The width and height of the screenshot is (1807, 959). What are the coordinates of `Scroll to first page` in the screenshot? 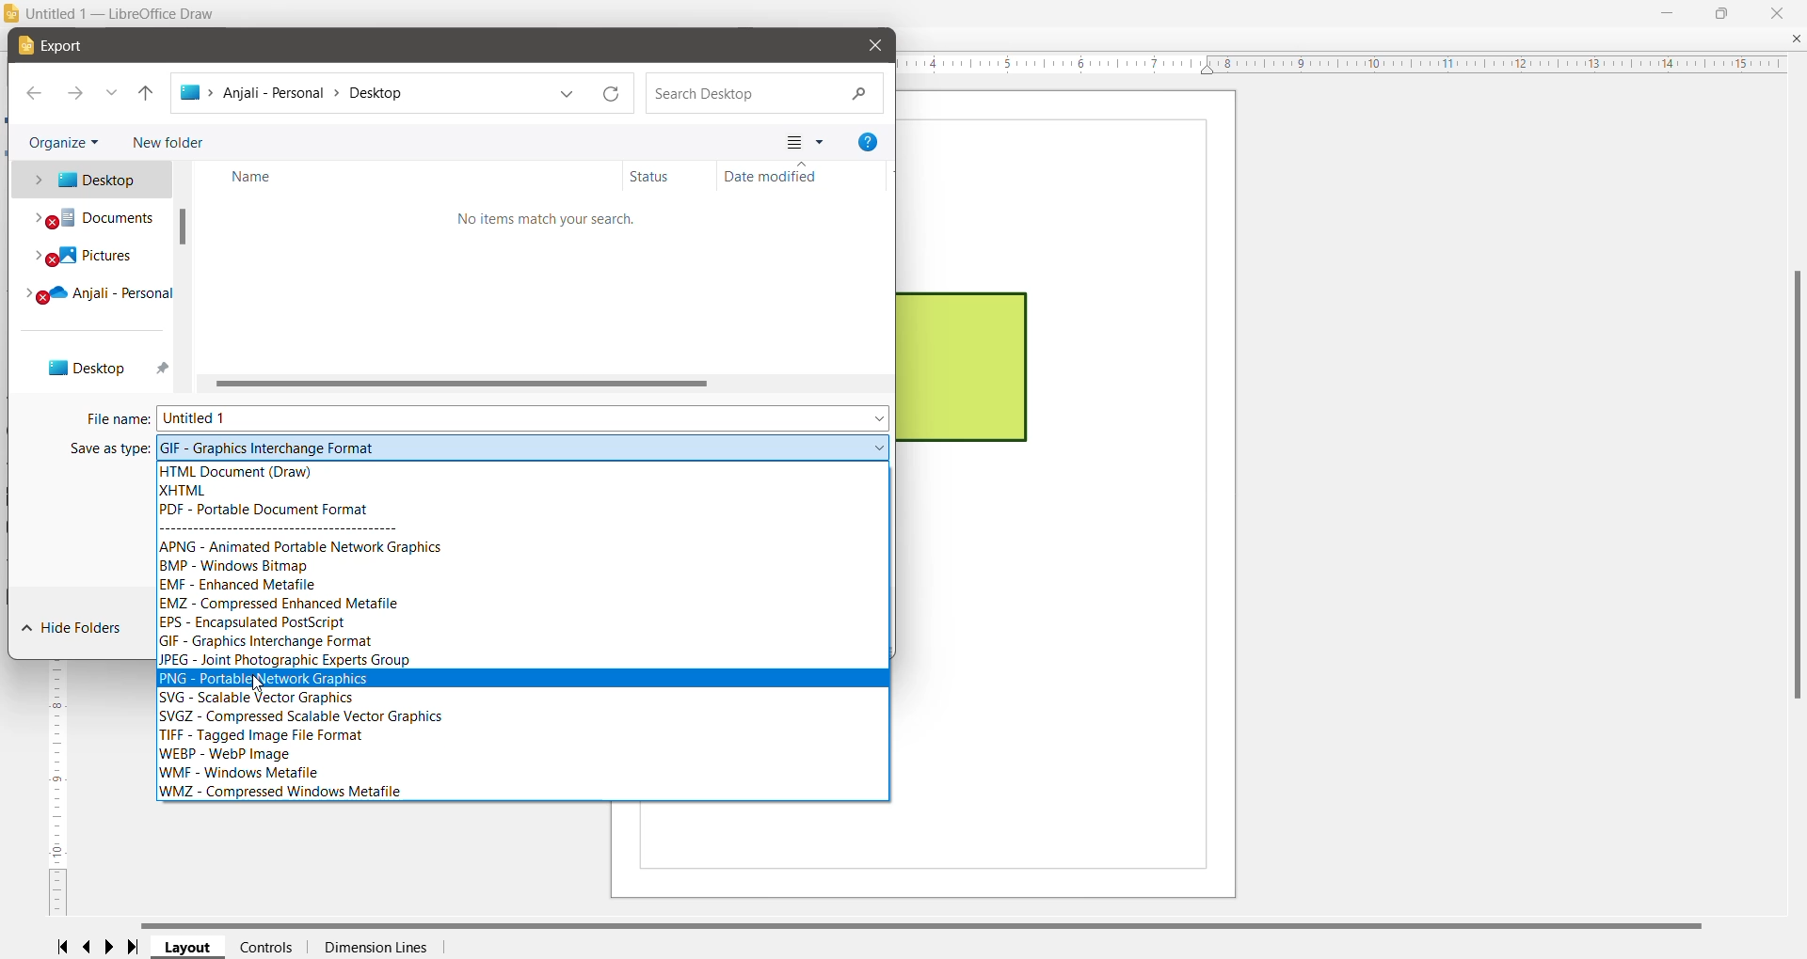 It's located at (61, 946).